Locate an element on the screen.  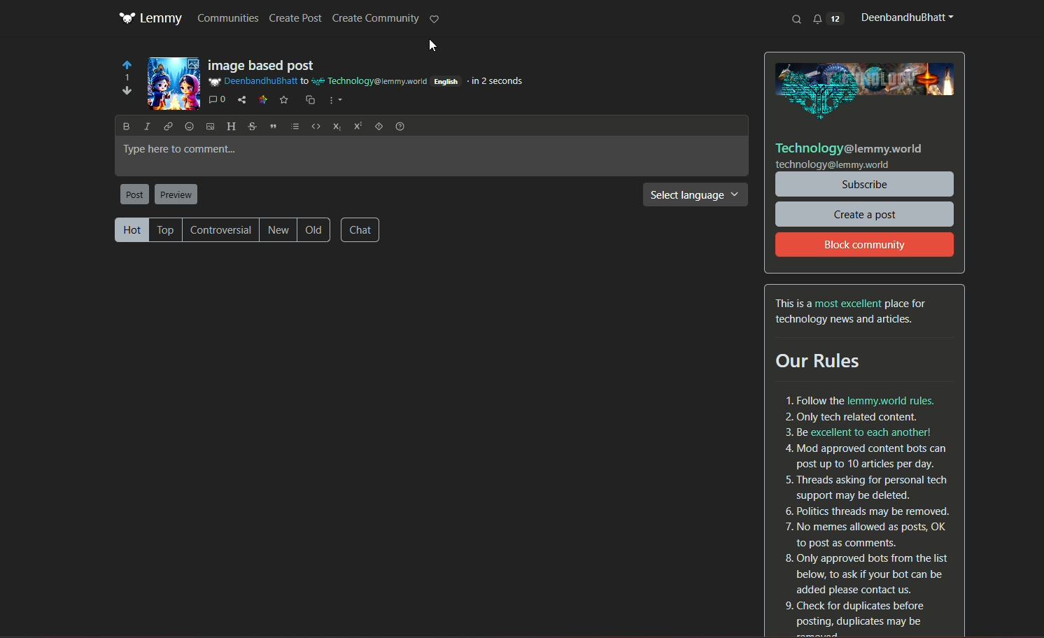
save is located at coordinates (283, 99).